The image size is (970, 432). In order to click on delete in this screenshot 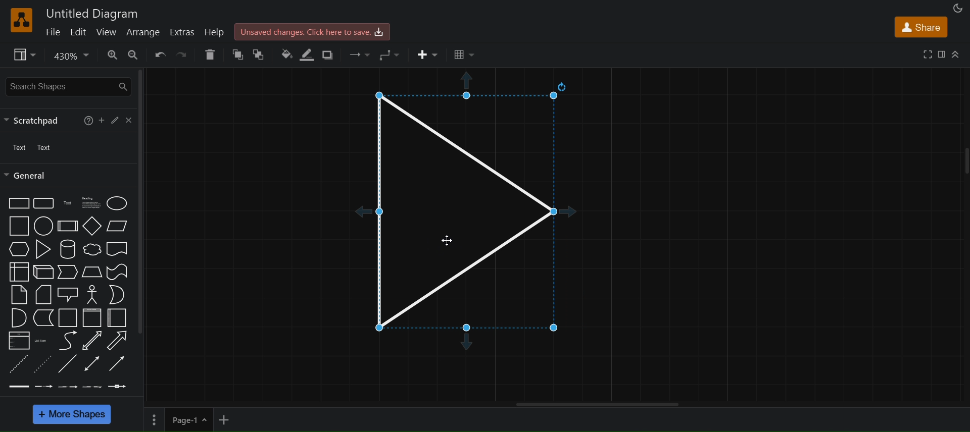, I will do `click(209, 55)`.